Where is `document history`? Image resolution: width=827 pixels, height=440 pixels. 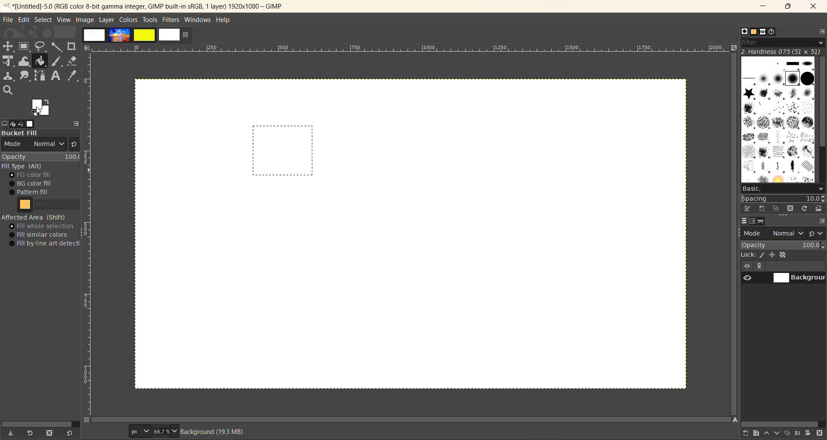 document history is located at coordinates (773, 32).